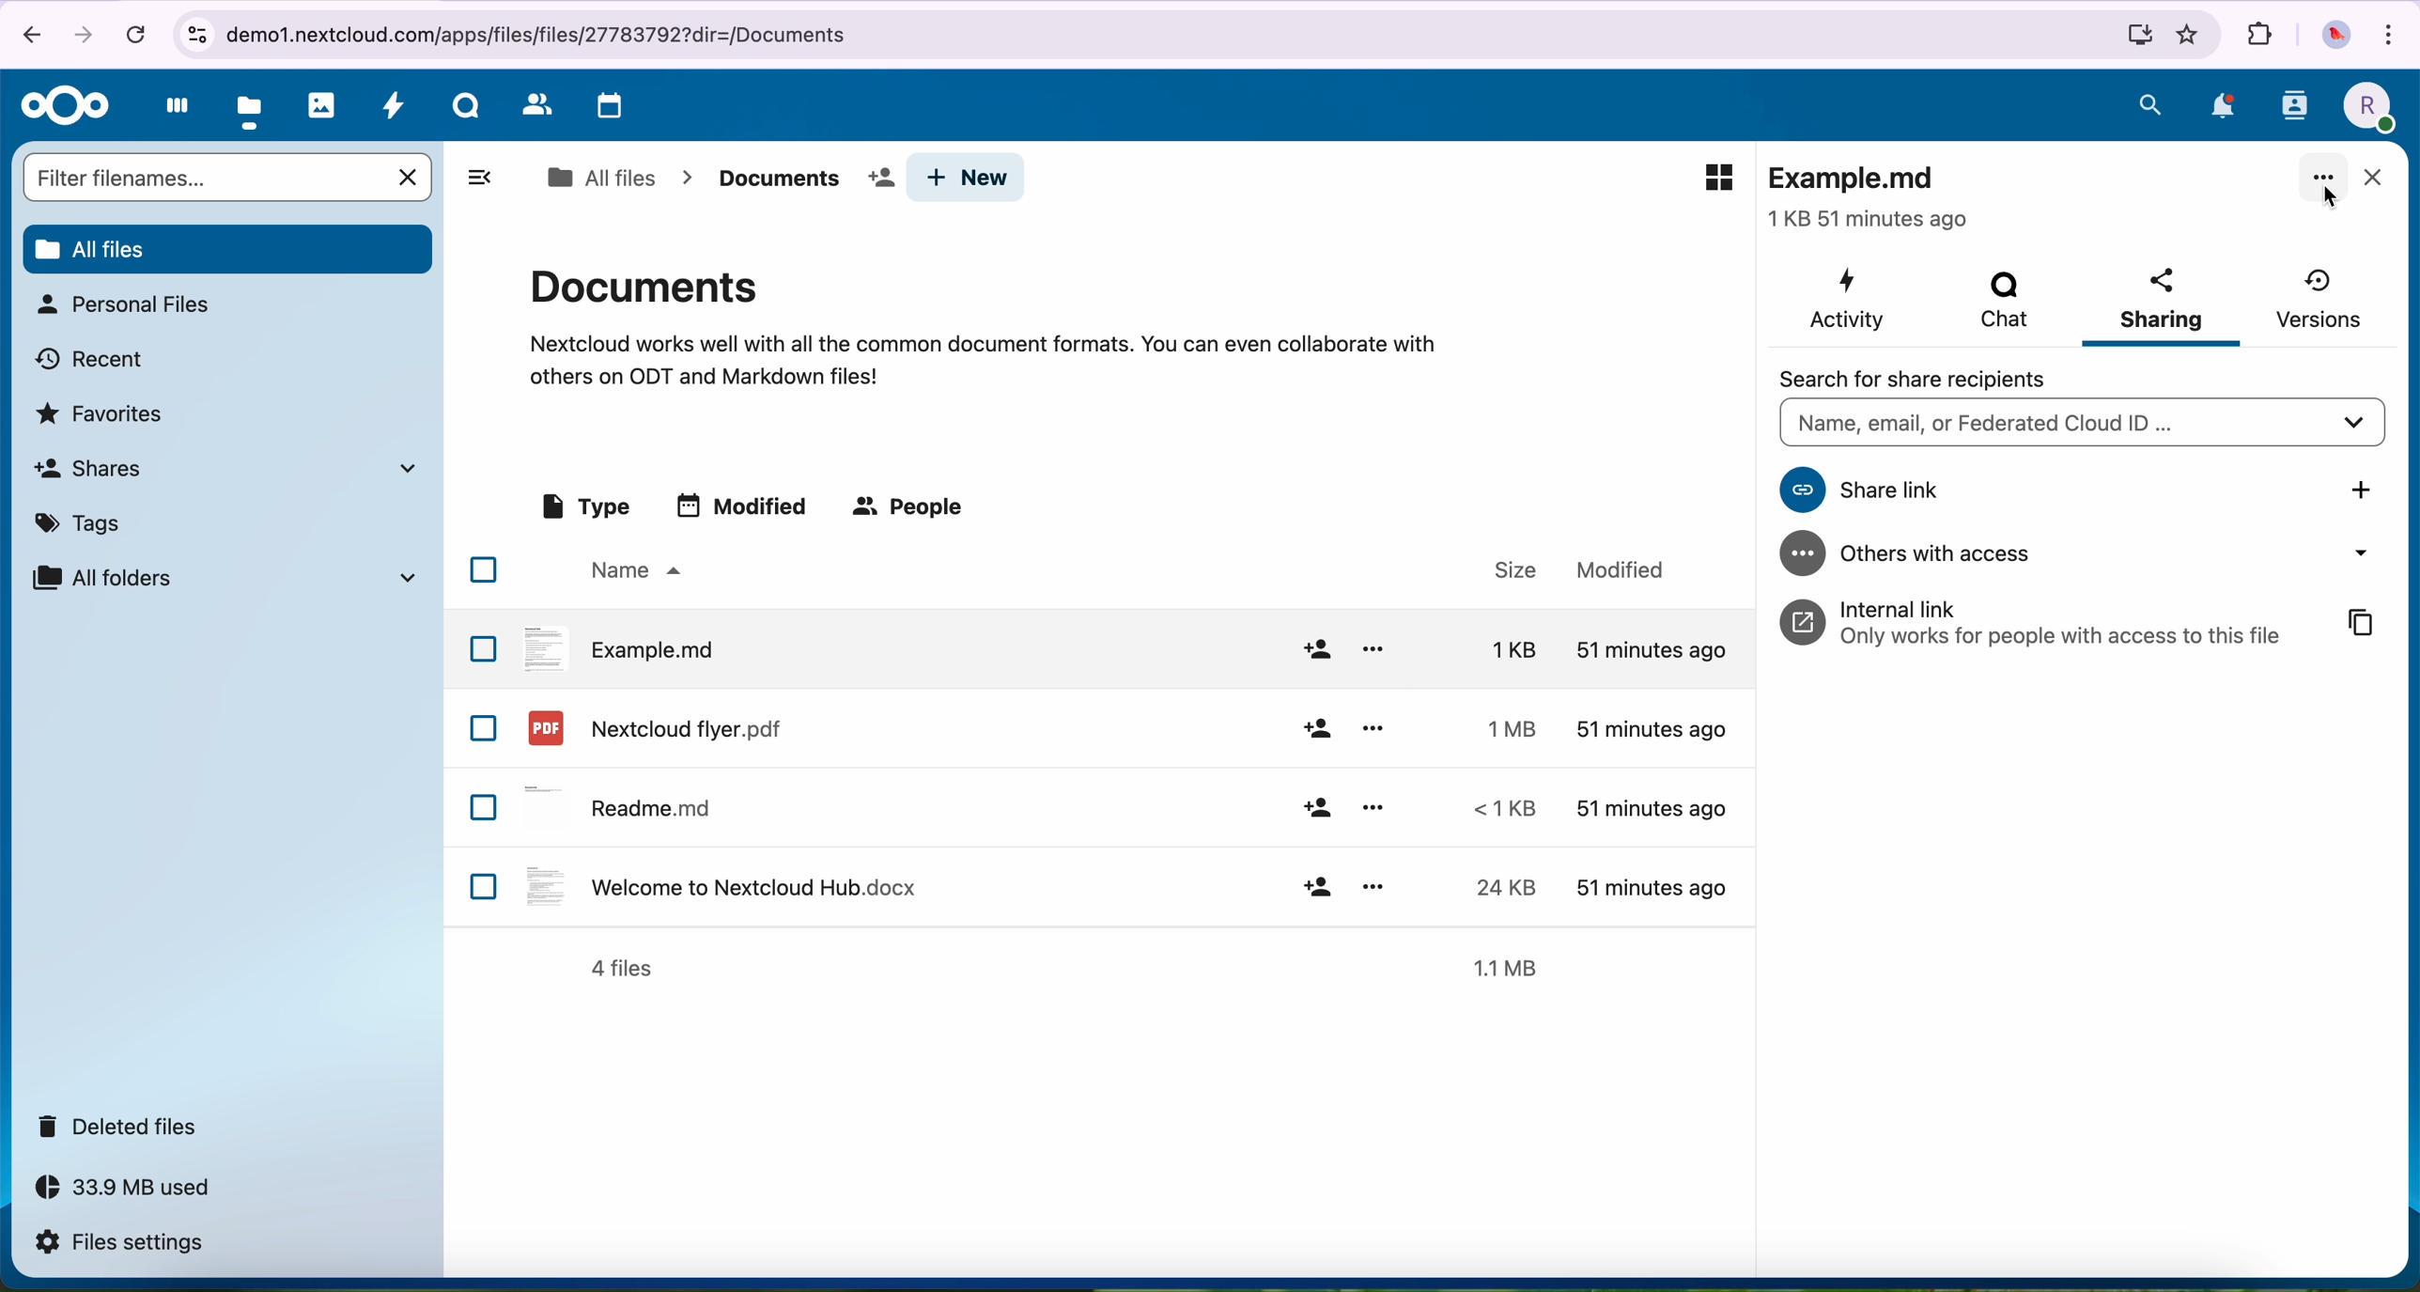 The image size is (2420, 1292). I want to click on readme.md, so click(624, 803).